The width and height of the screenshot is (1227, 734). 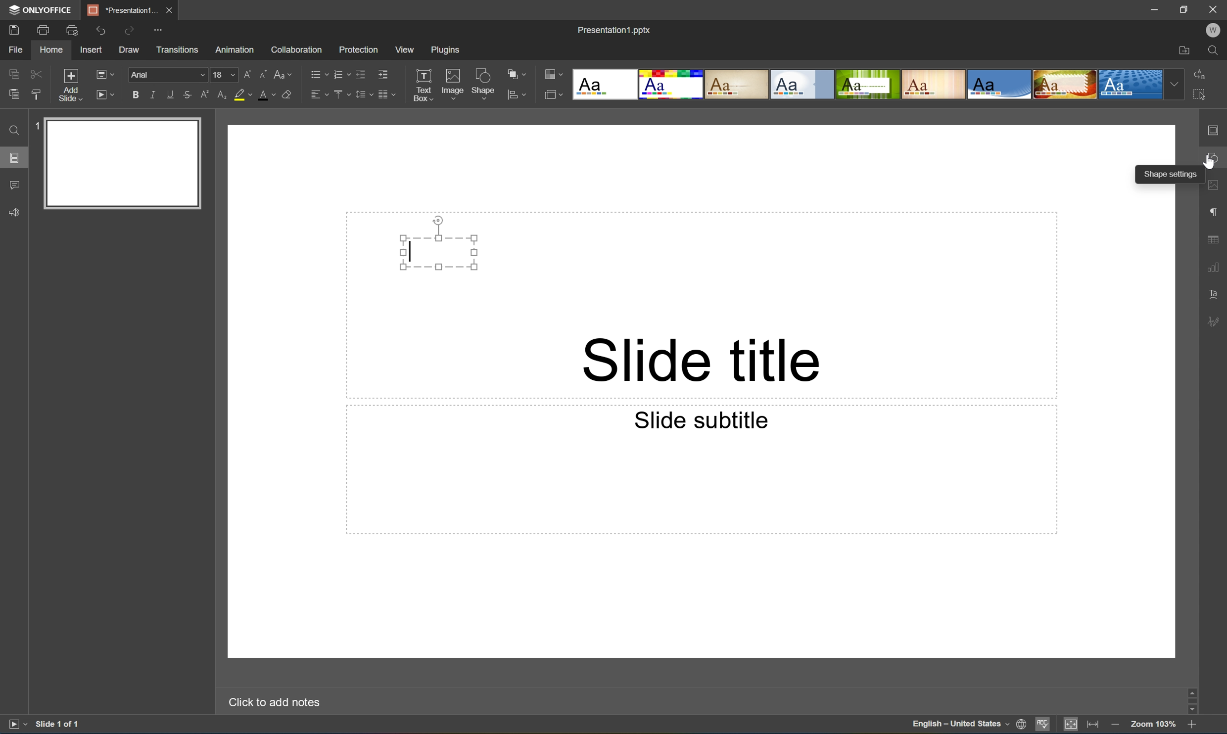 What do you see at coordinates (272, 701) in the screenshot?
I see `Click to add notes` at bounding box center [272, 701].